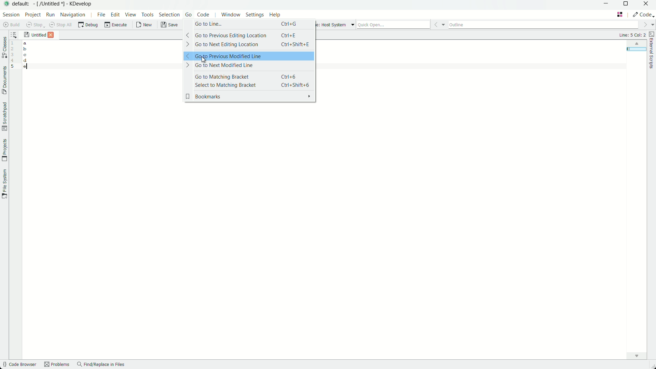 This screenshot has height=369, width=656. Describe the element at coordinates (652, 52) in the screenshot. I see `external scripts` at that location.